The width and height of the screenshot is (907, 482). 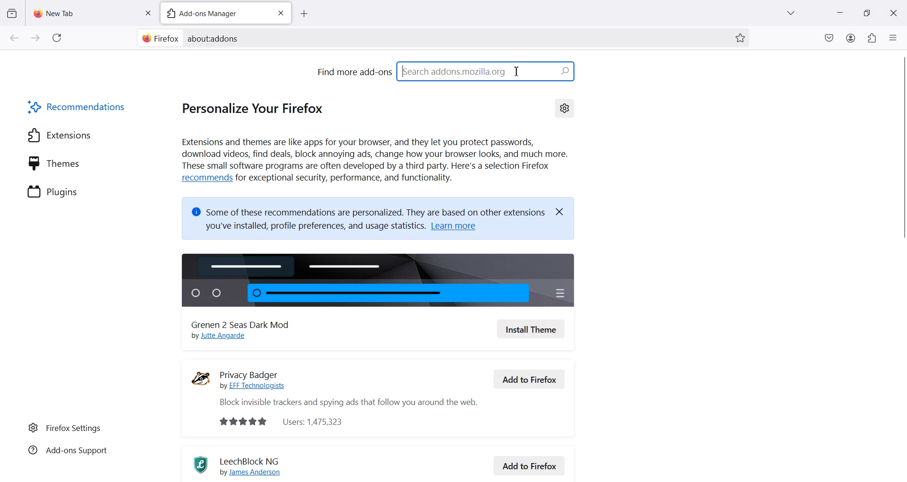 What do you see at coordinates (867, 12) in the screenshot?
I see `Maximize` at bounding box center [867, 12].